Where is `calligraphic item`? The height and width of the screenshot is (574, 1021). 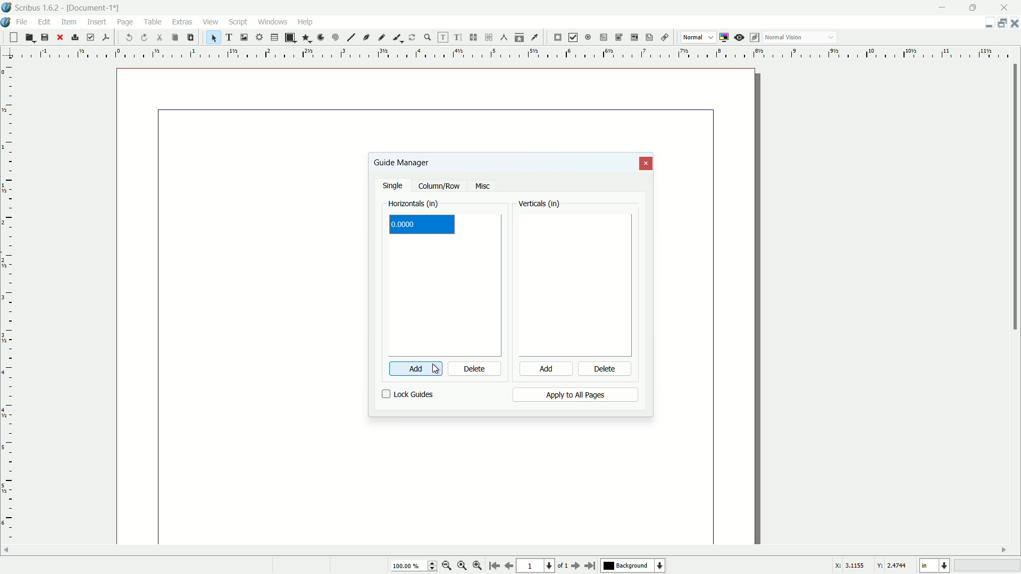
calligraphic item is located at coordinates (396, 37).